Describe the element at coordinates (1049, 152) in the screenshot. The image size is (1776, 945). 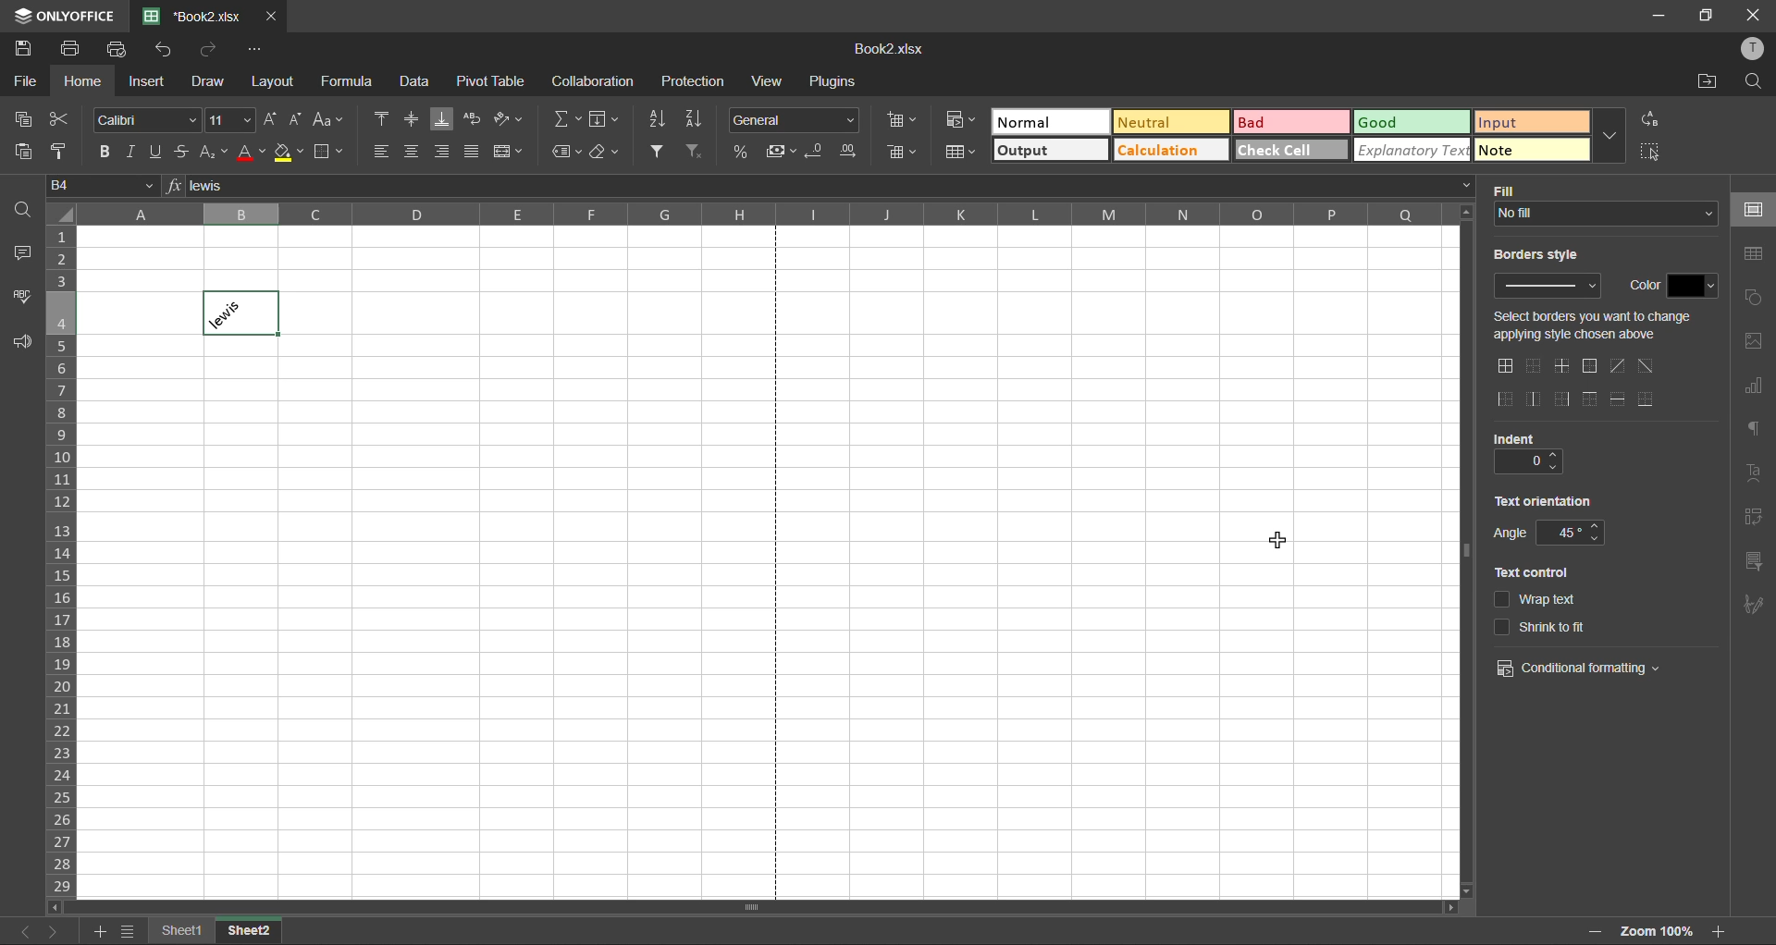
I see `output` at that location.